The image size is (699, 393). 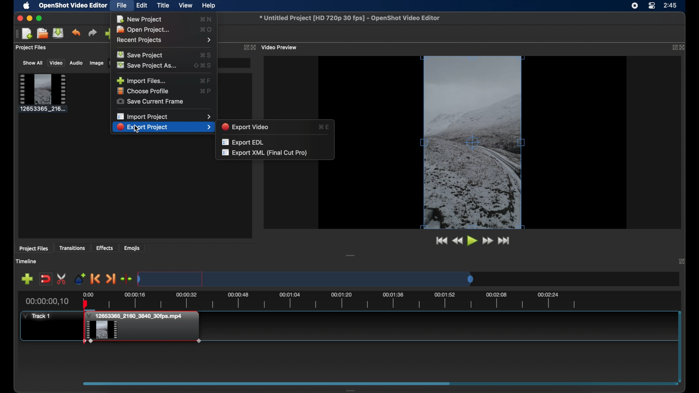 What do you see at coordinates (207, 19) in the screenshot?
I see `new project shortcut` at bounding box center [207, 19].